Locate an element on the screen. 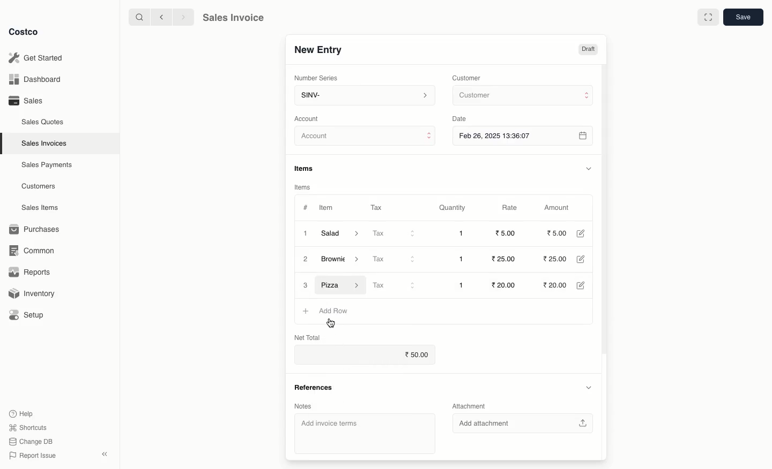 The image size is (772, 469). 3 is located at coordinates (306, 285).